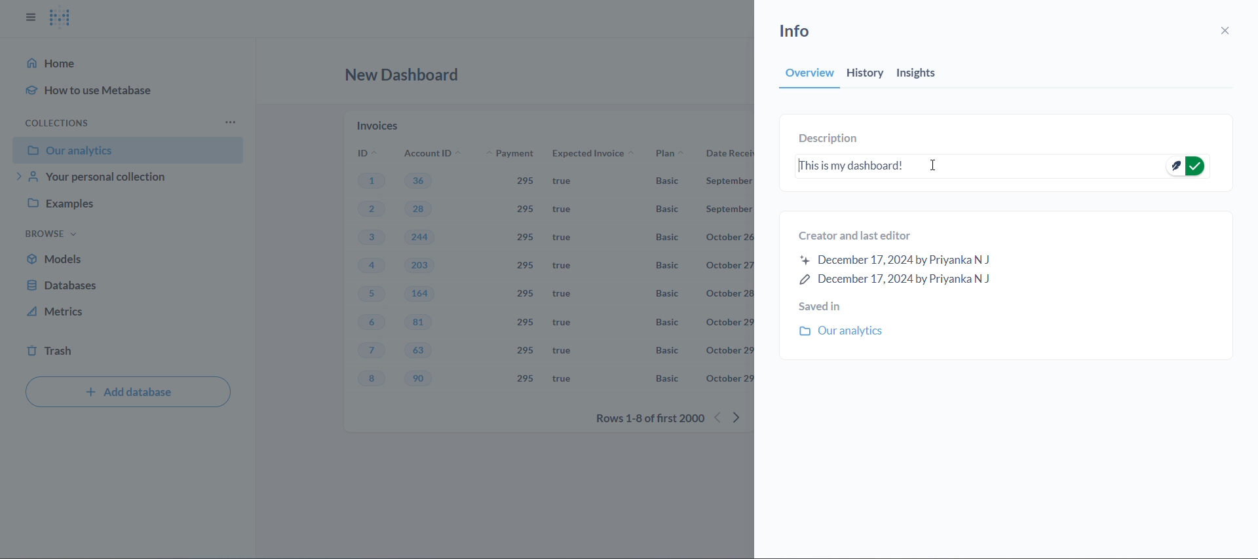  I want to click on saved in, so click(841, 306).